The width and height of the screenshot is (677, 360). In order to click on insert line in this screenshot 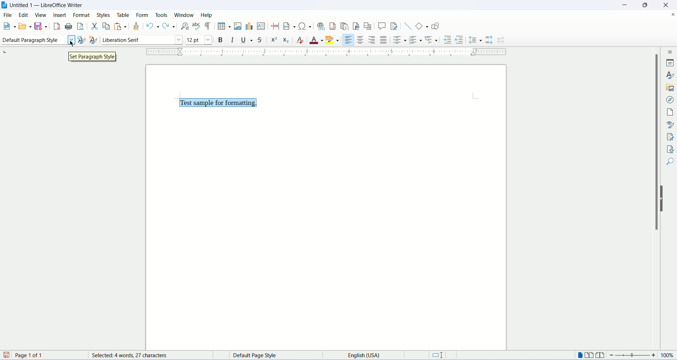, I will do `click(407, 25)`.